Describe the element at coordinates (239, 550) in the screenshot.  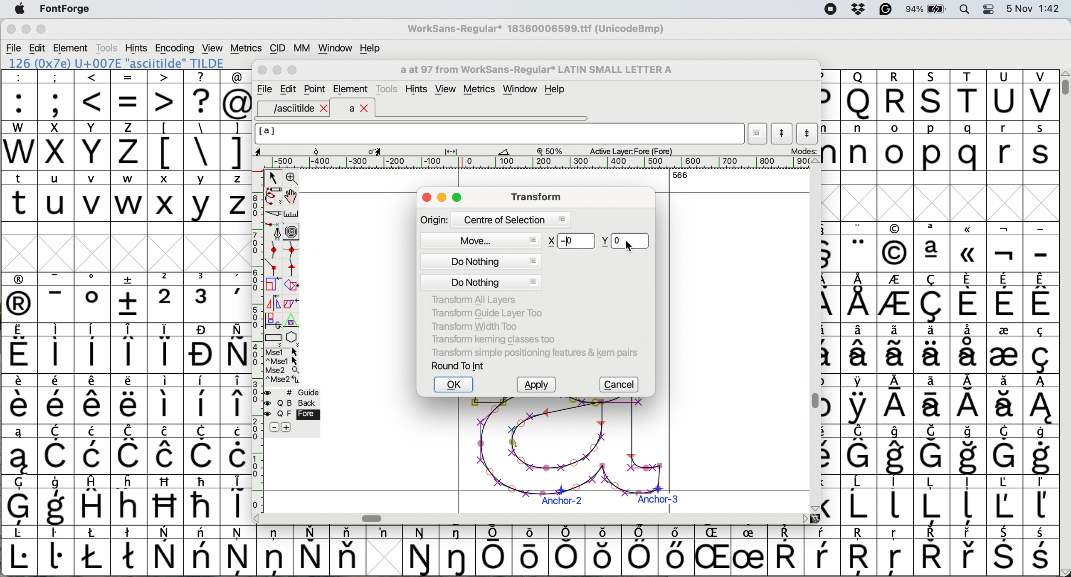
I see `symbol` at that location.